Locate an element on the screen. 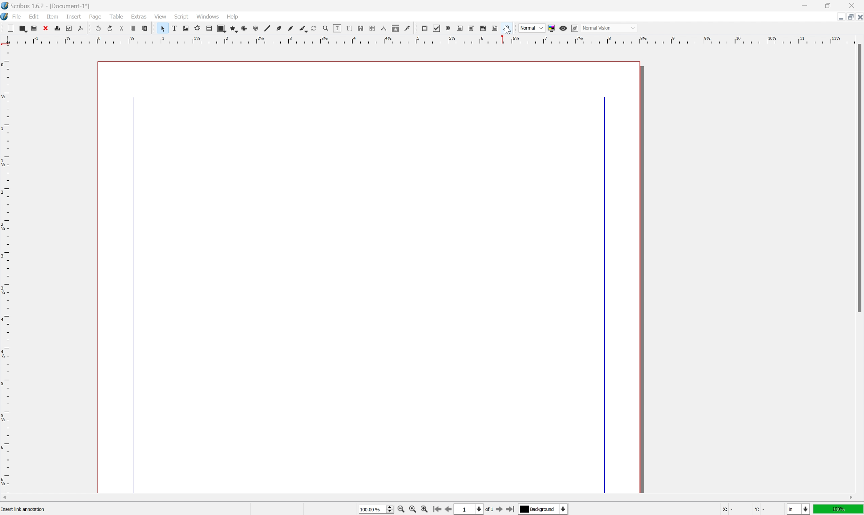 The image size is (864, 515). scroll bar is located at coordinates (428, 498).